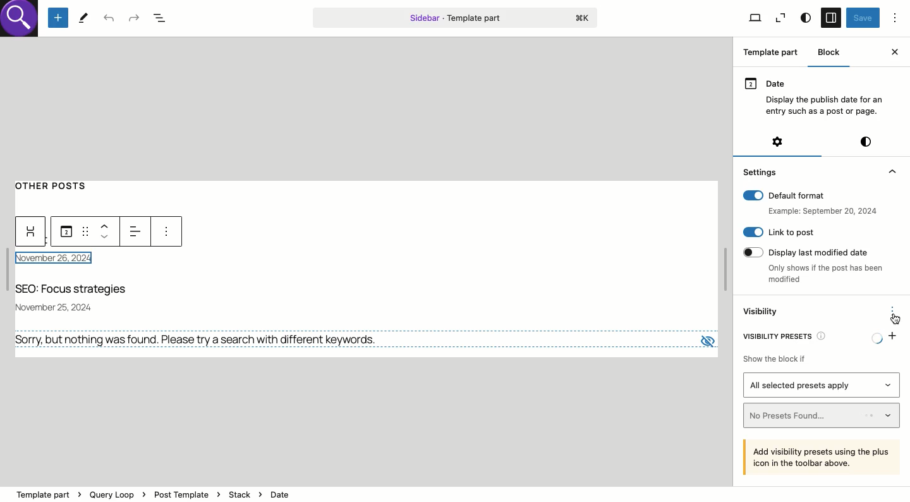  I want to click on Left alignment, so click(137, 230).